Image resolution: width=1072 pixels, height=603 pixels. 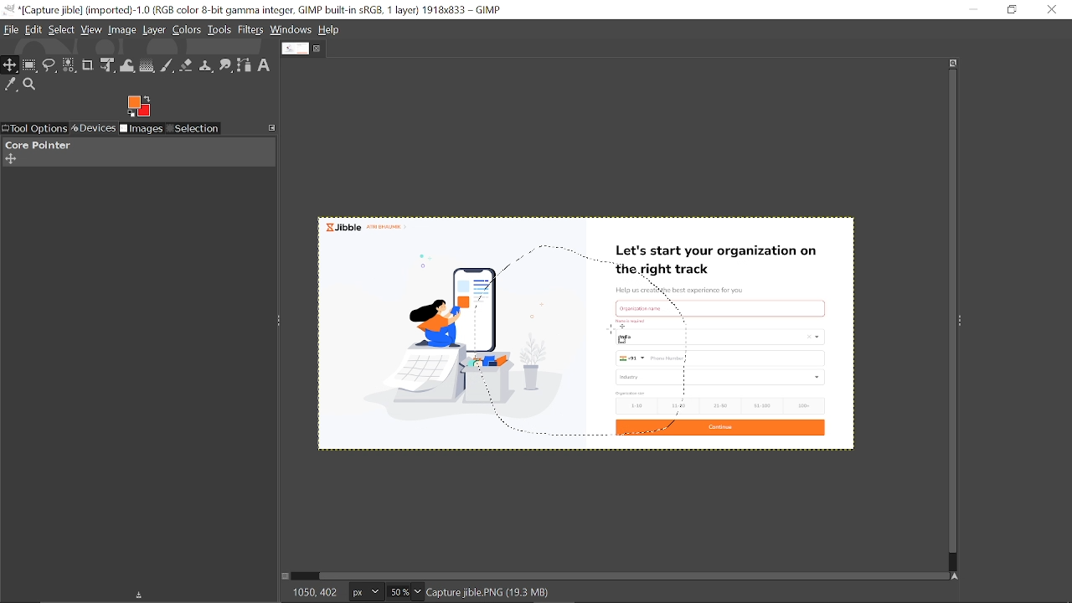 I want to click on Select, so click(x=63, y=30).